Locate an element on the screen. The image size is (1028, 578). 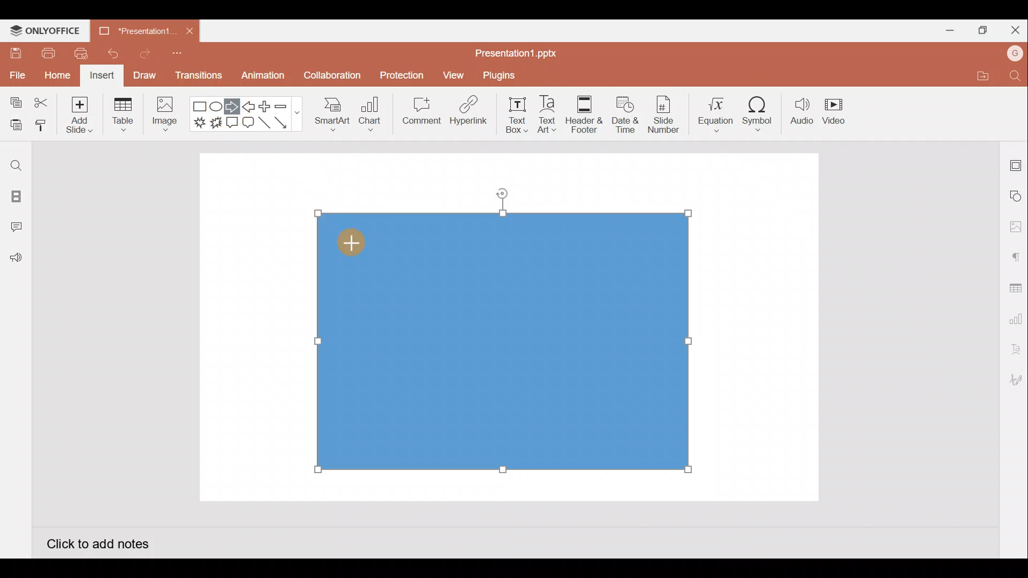
Animation is located at coordinates (264, 78).